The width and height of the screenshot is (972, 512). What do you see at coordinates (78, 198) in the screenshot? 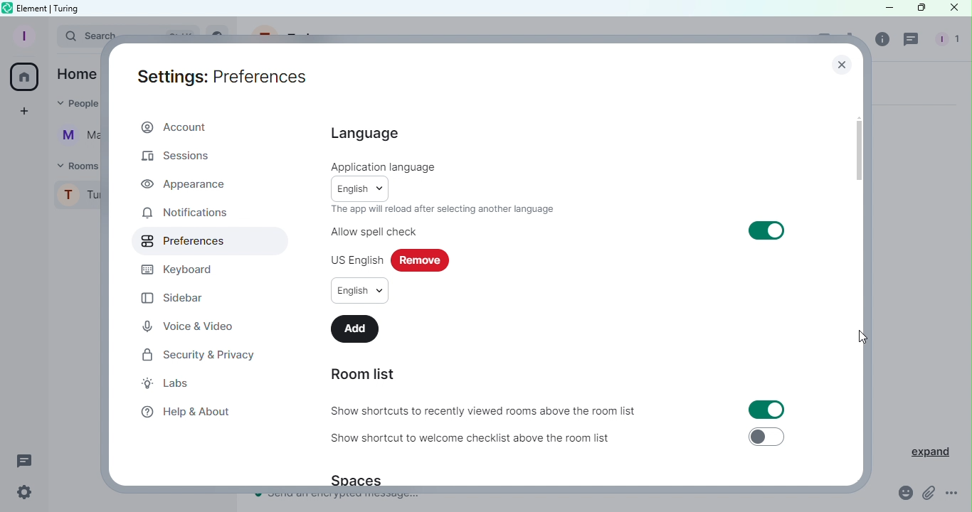
I see `Turing` at bounding box center [78, 198].